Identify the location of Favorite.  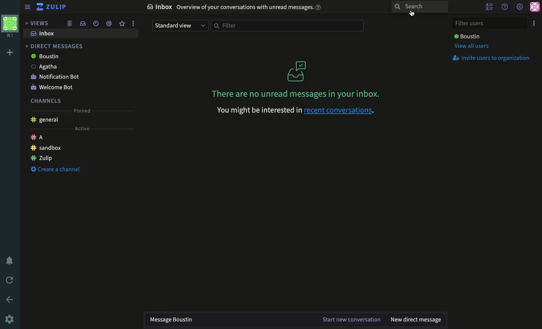
(122, 24).